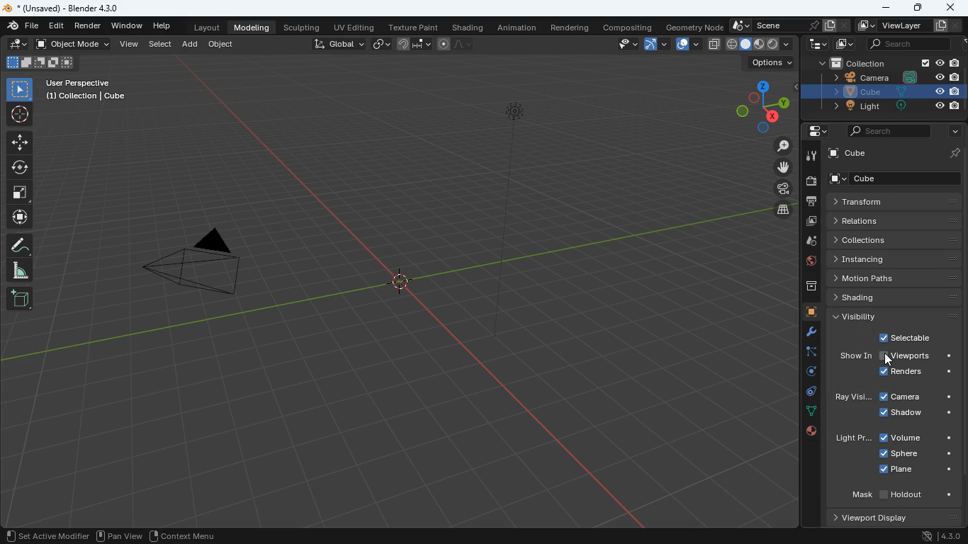 This screenshot has height=544, width=968. What do you see at coordinates (526, 183) in the screenshot?
I see `light` at bounding box center [526, 183].